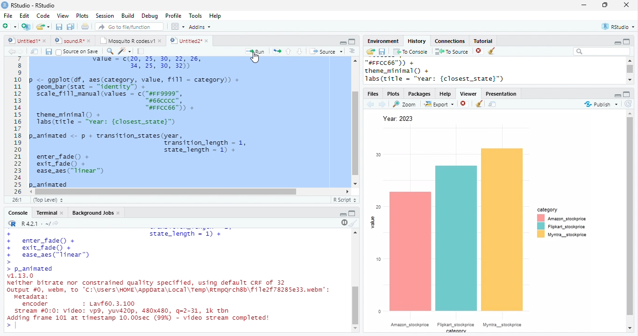  Describe the element at coordinates (457, 325) in the screenshot. I see `category items` at that location.